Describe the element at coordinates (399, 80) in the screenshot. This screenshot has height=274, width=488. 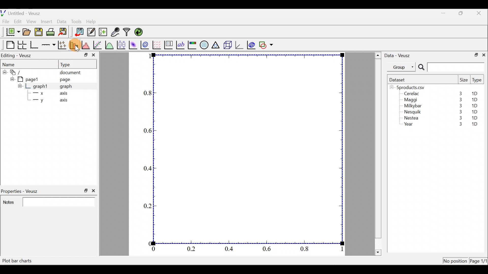
I see `Dataset` at that location.